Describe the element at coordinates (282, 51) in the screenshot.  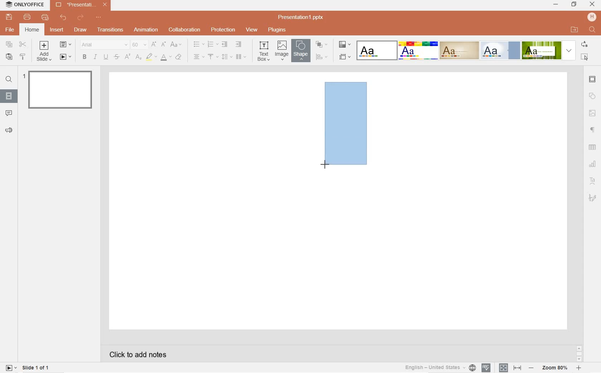
I see `image` at that location.